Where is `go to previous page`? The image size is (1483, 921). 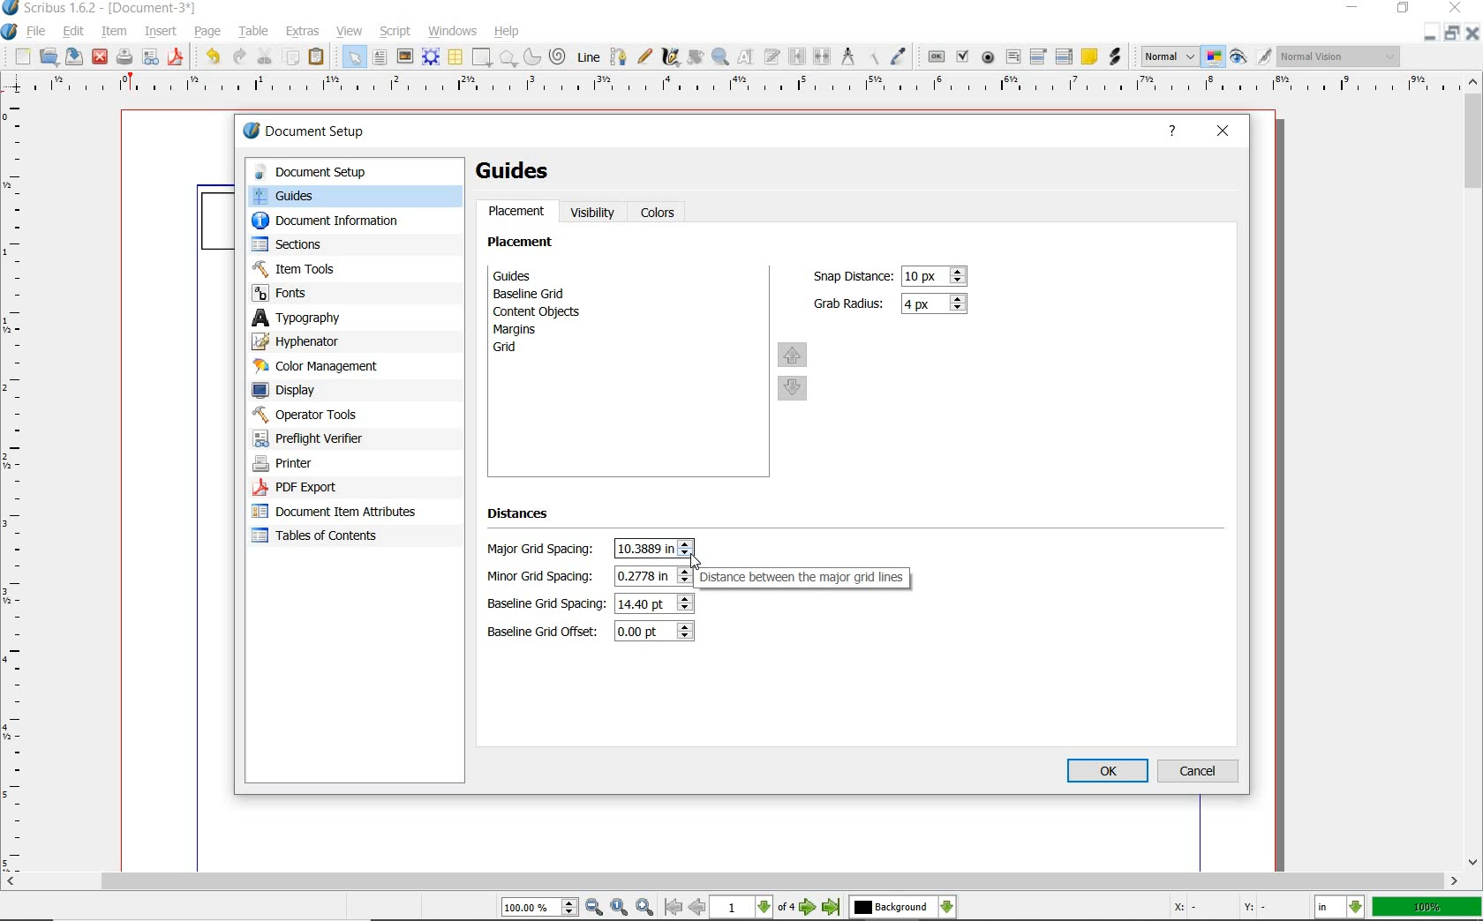 go to previous page is located at coordinates (698, 908).